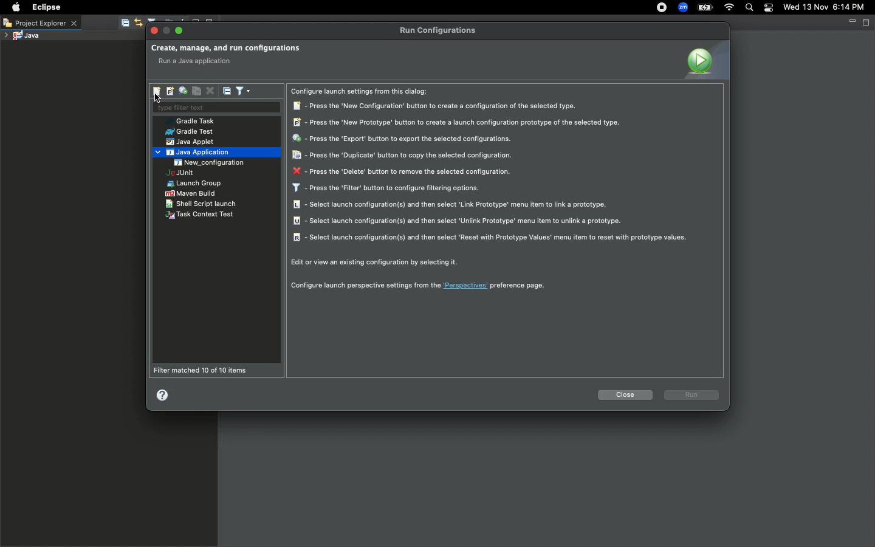 The height and width of the screenshot is (547, 875). Describe the element at coordinates (15, 7) in the screenshot. I see `Apple logo` at that location.